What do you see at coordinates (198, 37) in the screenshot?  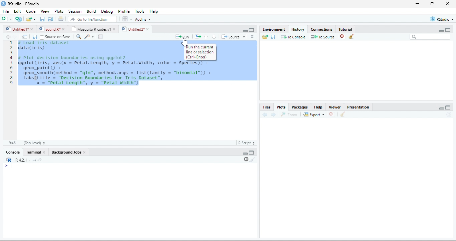 I see `rerun` at bounding box center [198, 37].